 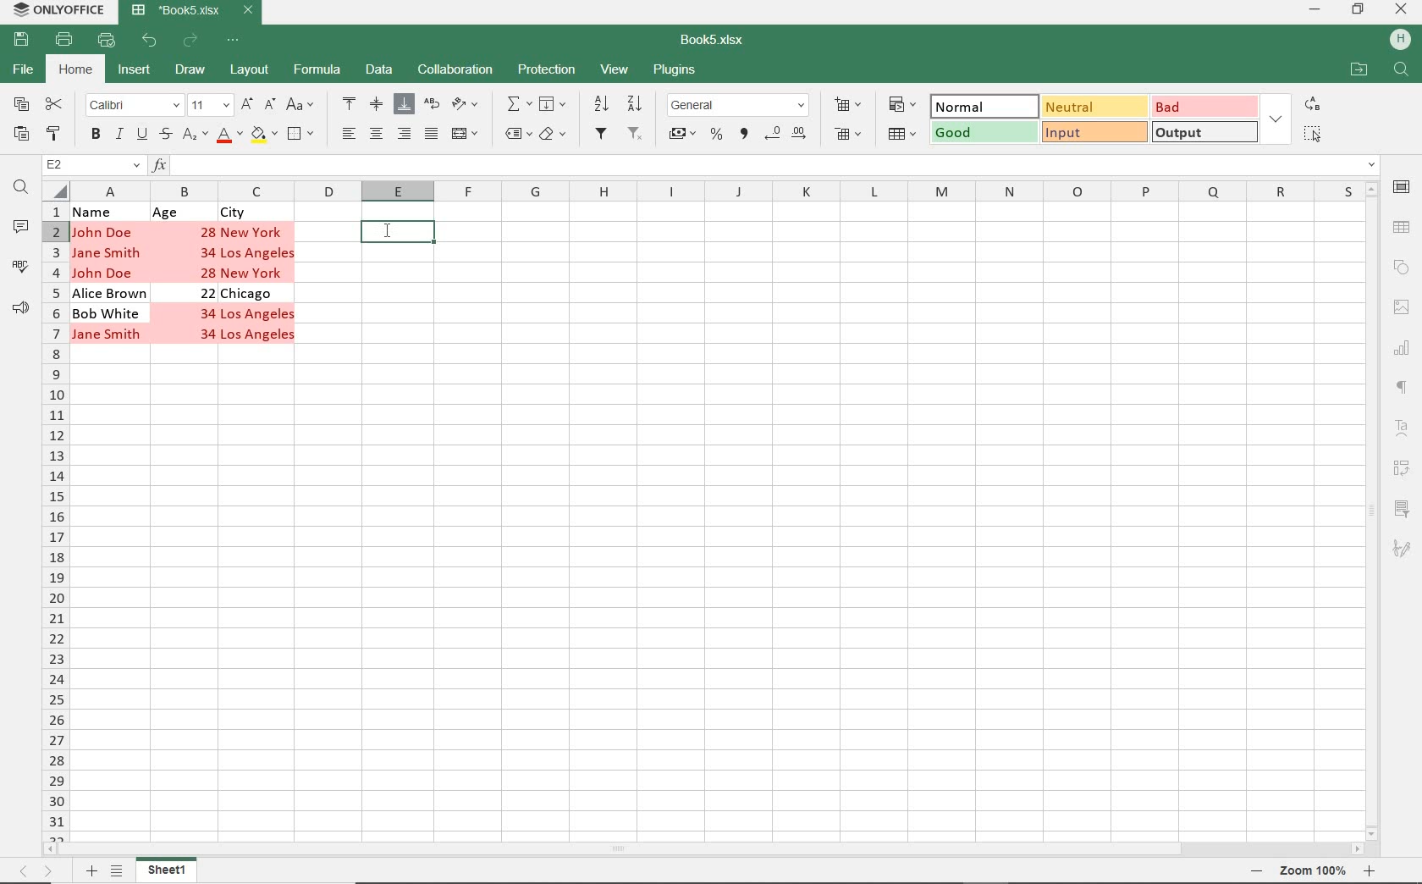 What do you see at coordinates (211, 251) in the screenshot?
I see `34` at bounding box center [211, 251].